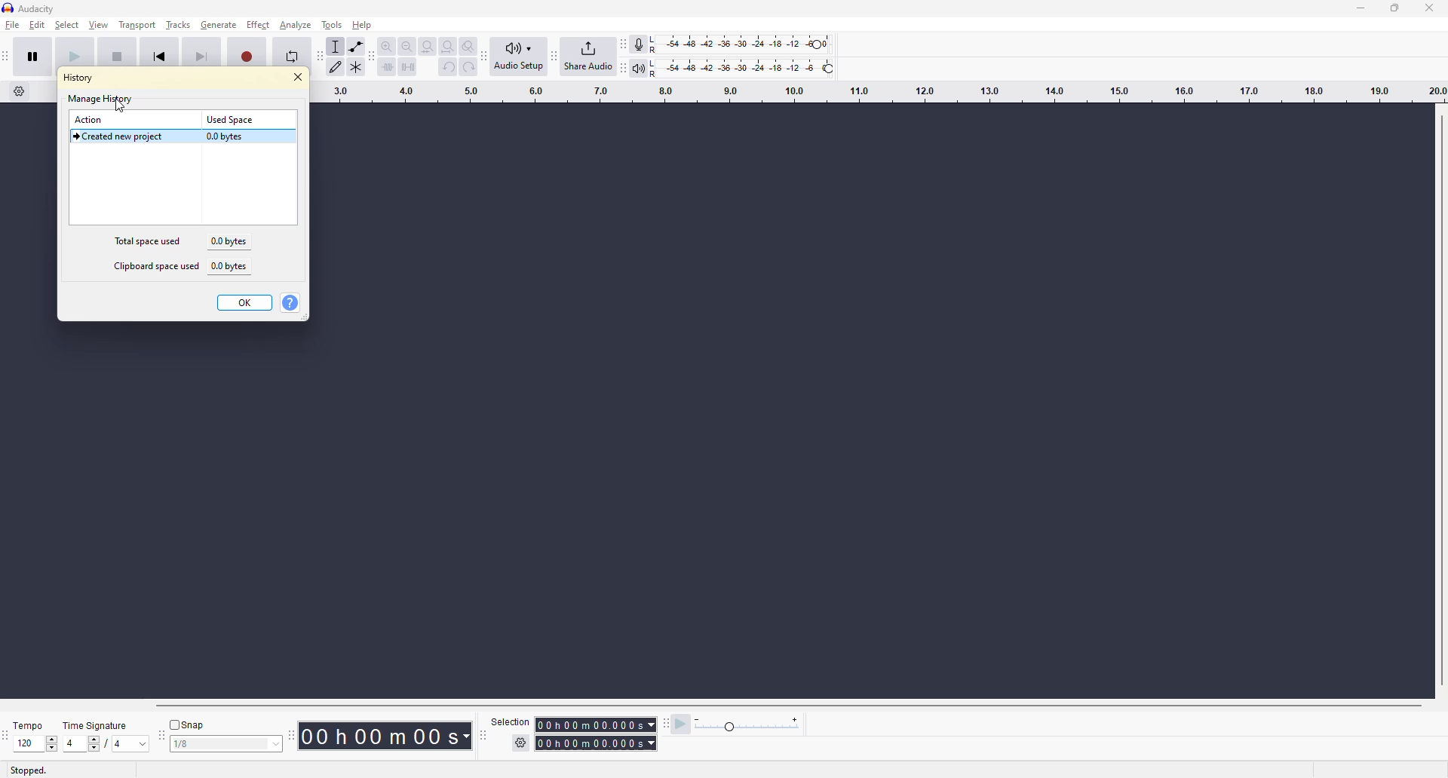 This screenshot has width=1448, height=778. I want to click on minimize, so click(1358, 12).